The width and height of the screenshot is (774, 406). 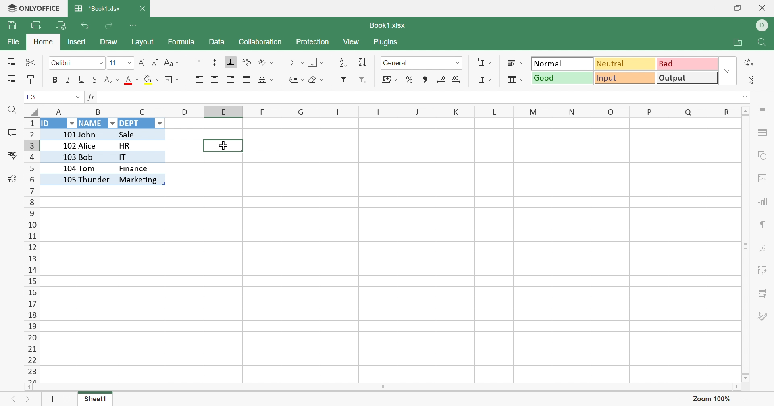 What do you see at coordinates (745, 244) in the screenshot?
I see `Scroll Bar` at bounding box center [745, 244].